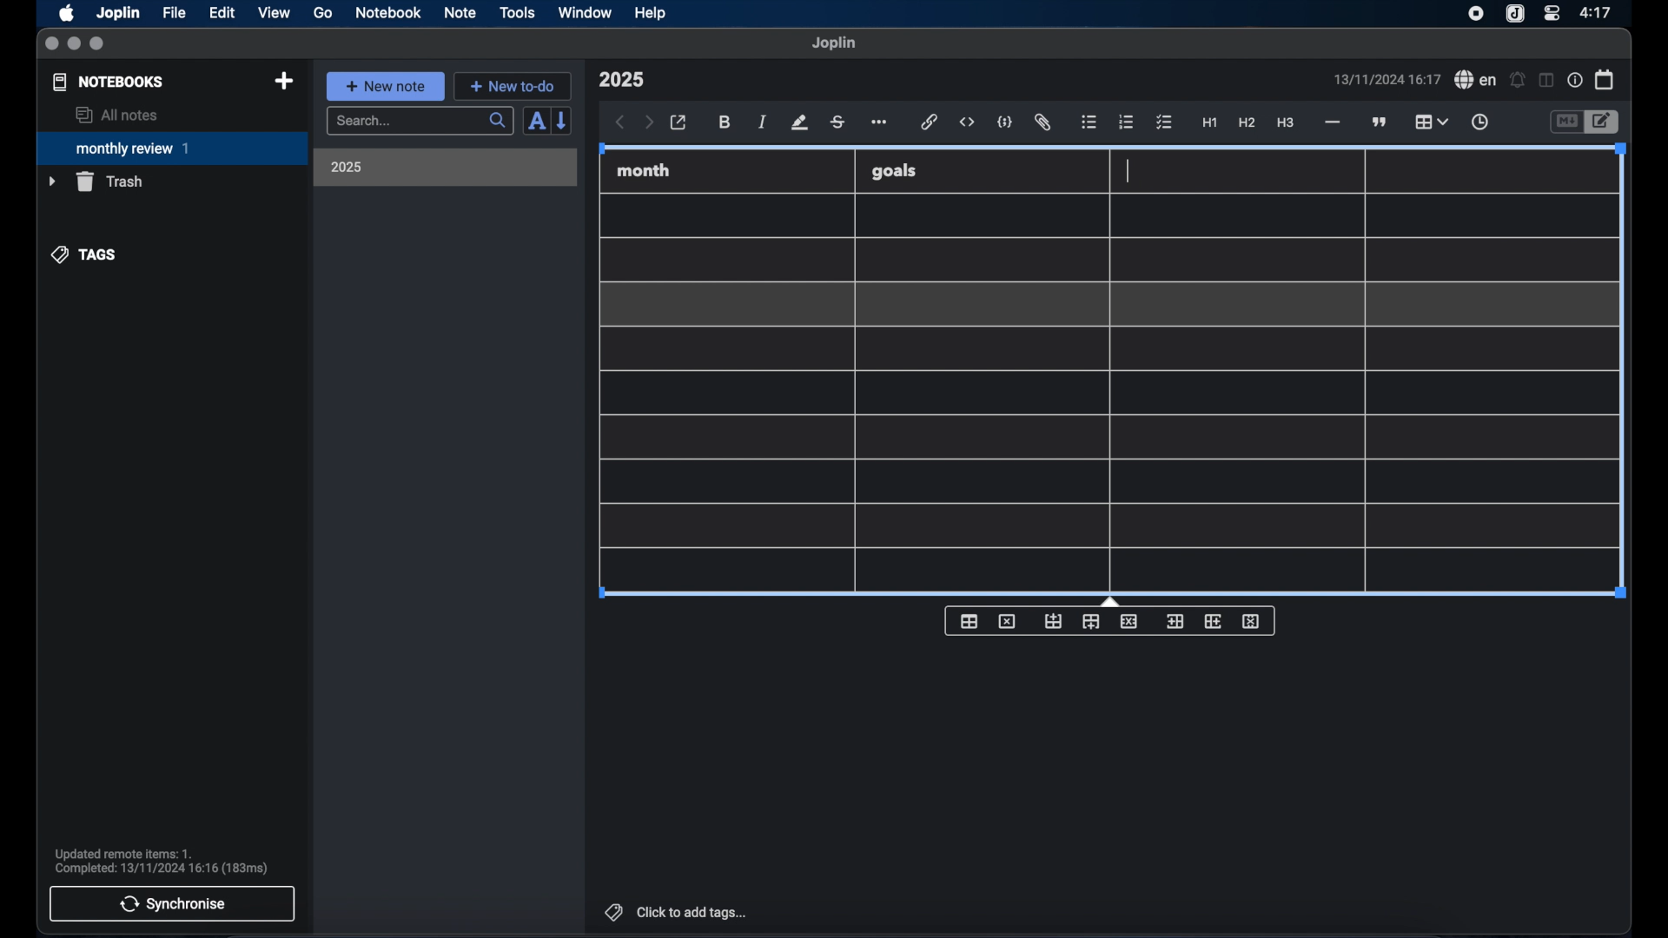 This screenshot has width=1668, height=938. Describe the element at coordinates (1042, 122) in the screenshot. I see `attach file` at that location.